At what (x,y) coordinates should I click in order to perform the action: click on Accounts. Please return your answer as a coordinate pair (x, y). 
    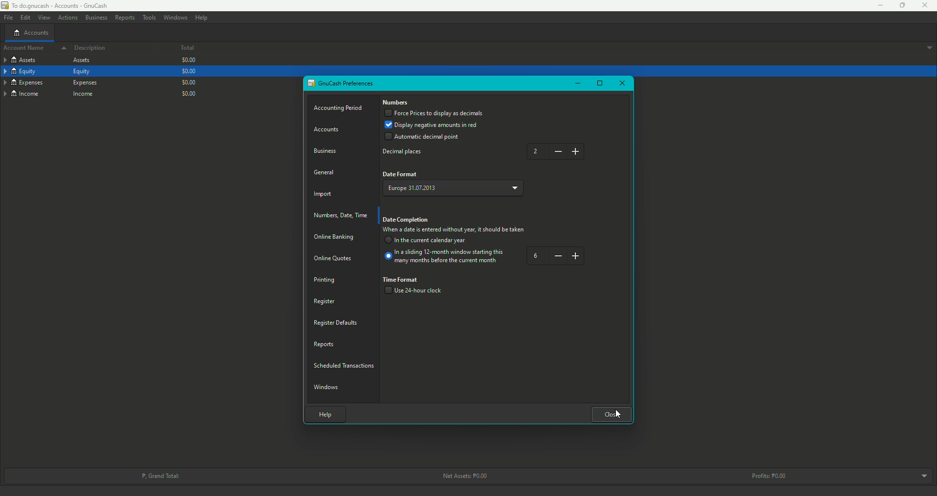
    Looking at the image, I should click on (31, 32).